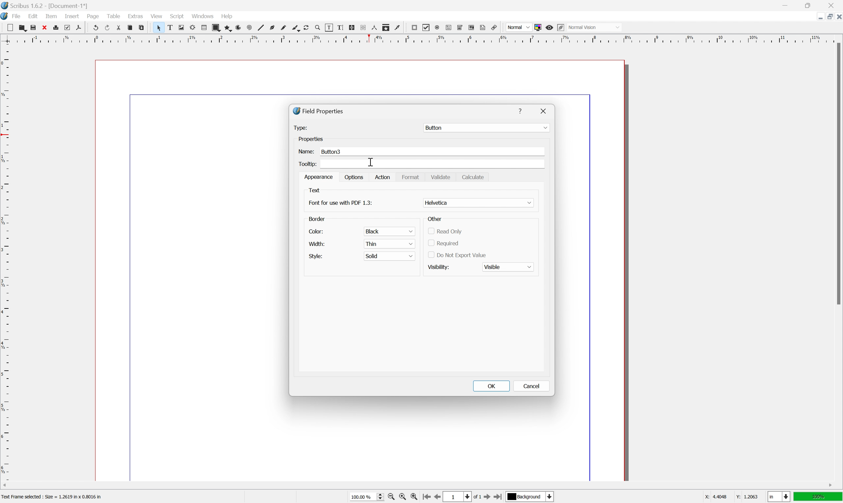  Describe the element at coordinates (398, 27) in the screenshot. I see `eye dropper` at that location.